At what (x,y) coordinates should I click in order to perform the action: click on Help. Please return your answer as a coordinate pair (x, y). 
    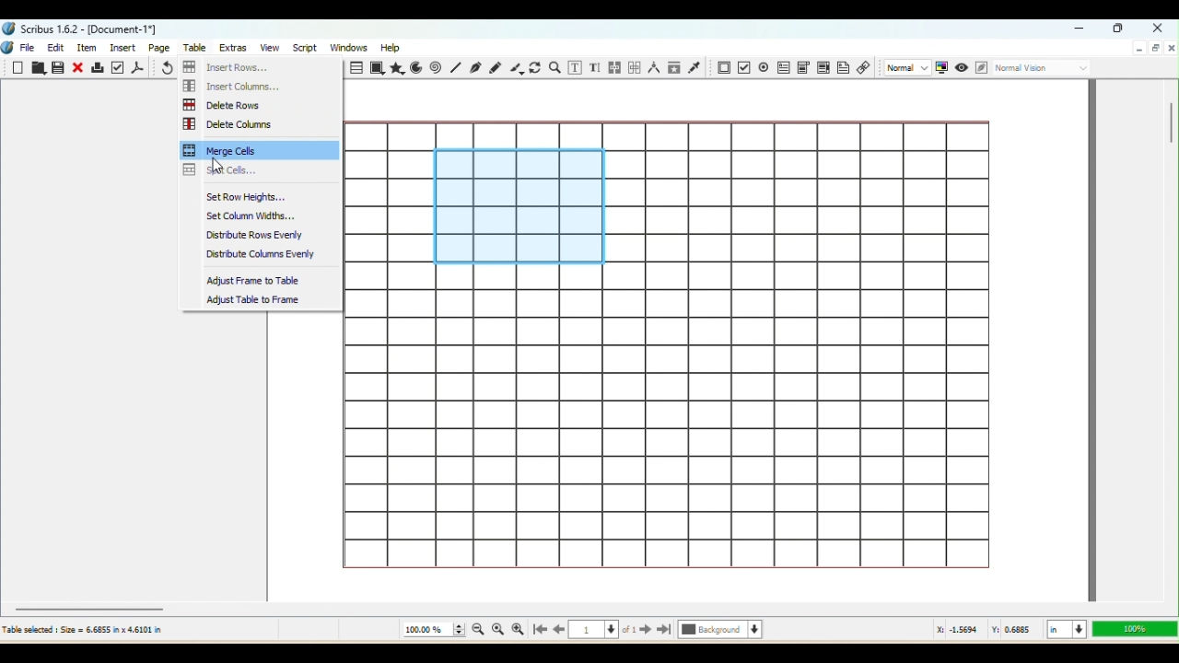
    Looking at the image, I should click on (392, 46).